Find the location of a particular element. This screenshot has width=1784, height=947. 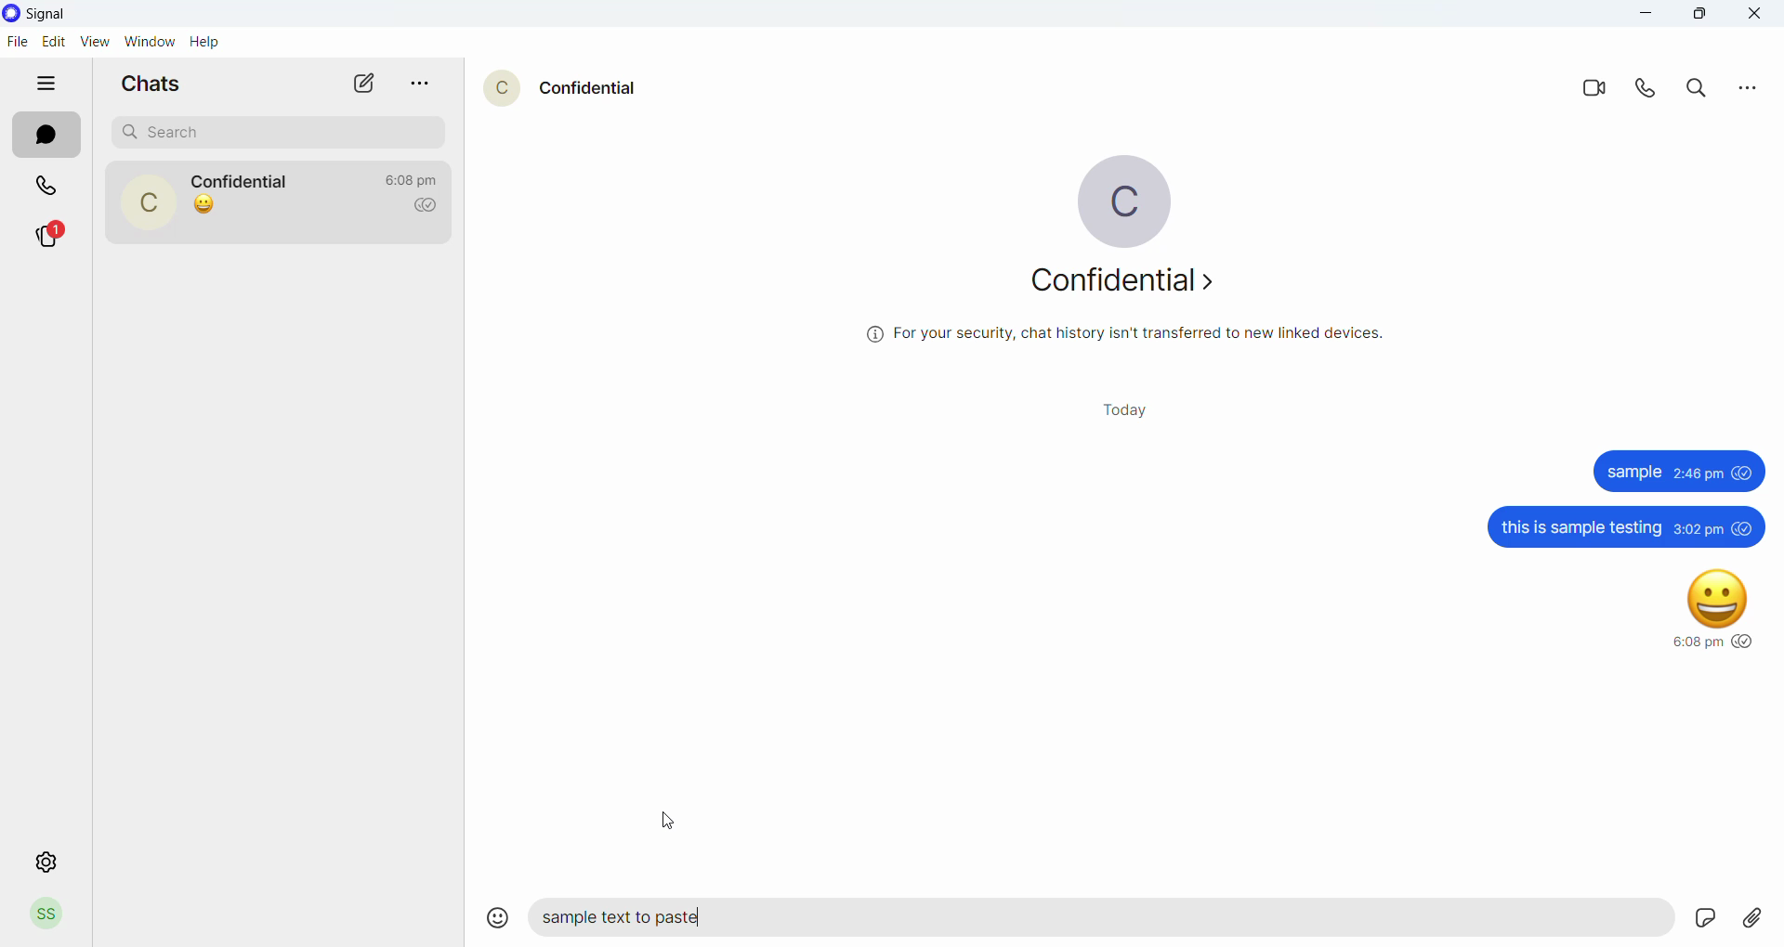

calls is located at coordinates (48, 188).